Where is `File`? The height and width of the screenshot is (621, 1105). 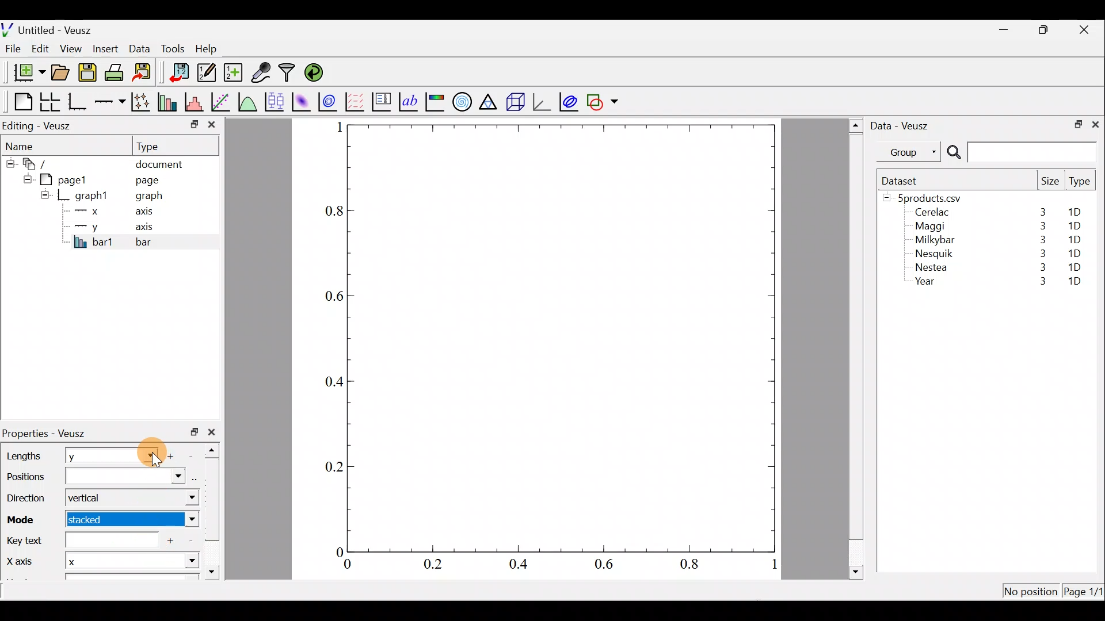
File is located at coordinates (11, 49).